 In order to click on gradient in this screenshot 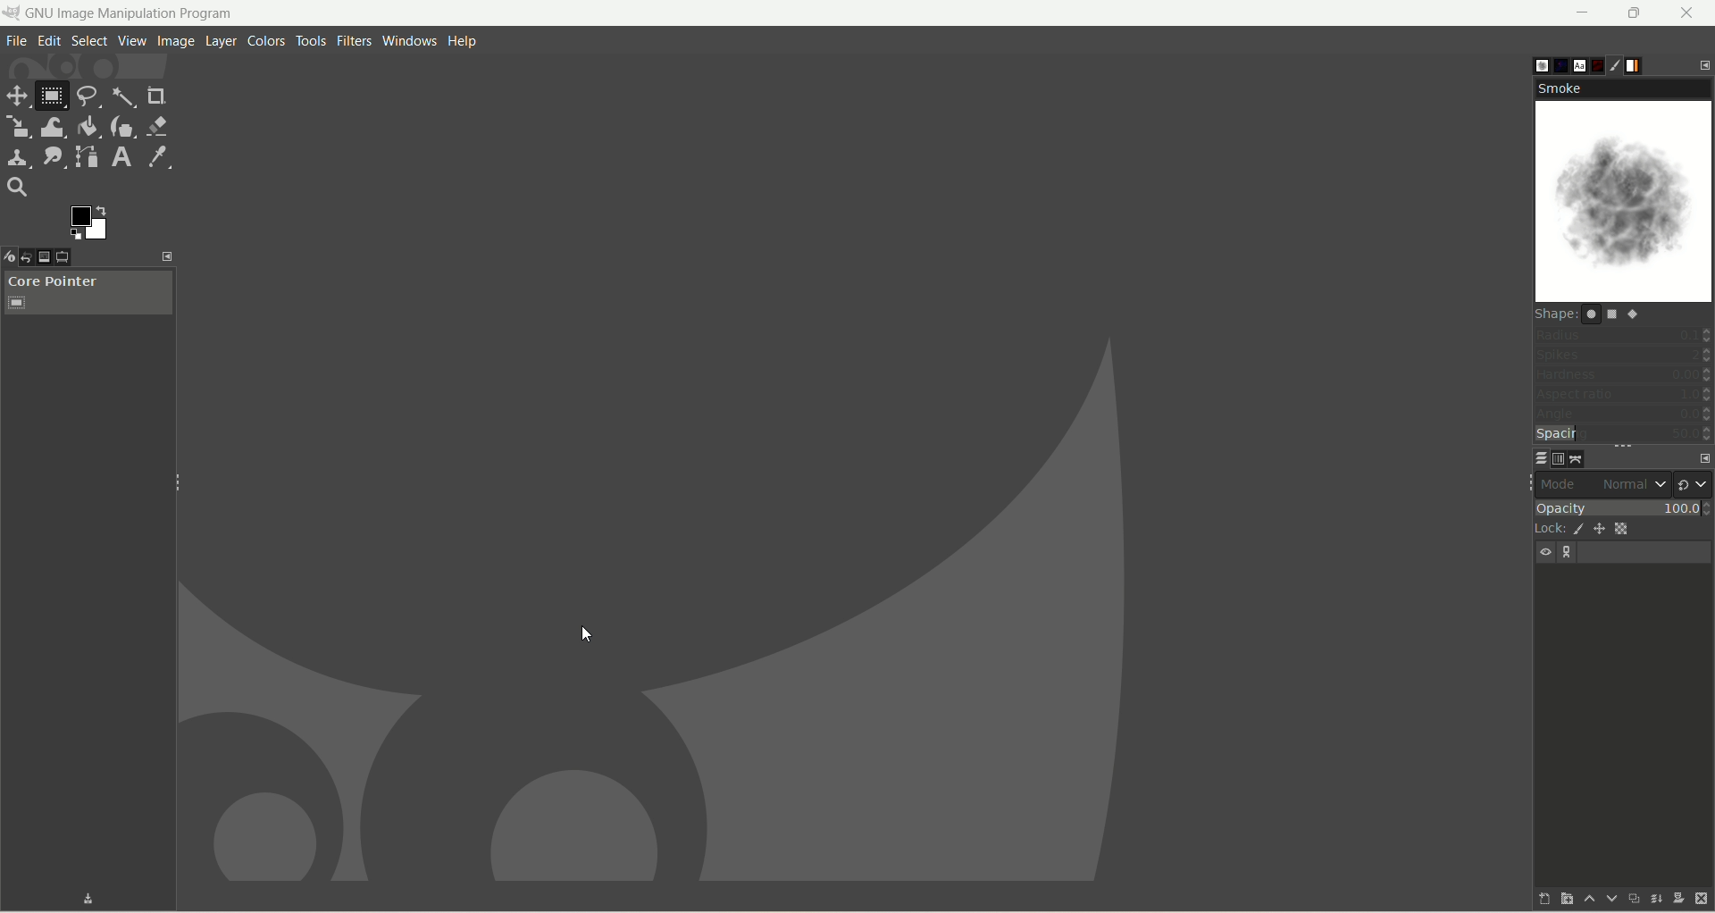, I will do `click(1646, 63)`.